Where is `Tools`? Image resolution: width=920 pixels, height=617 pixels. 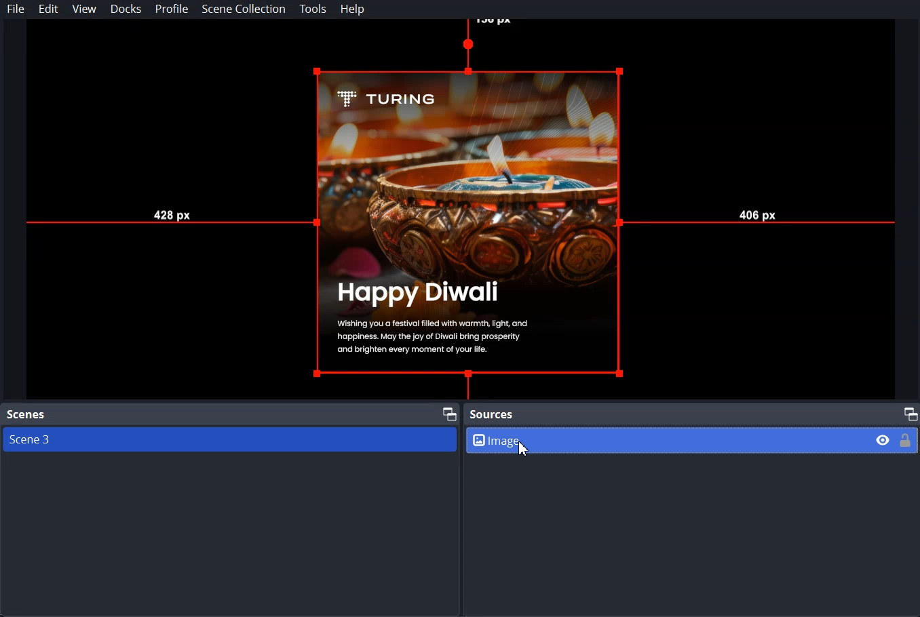
Tools is located at coordinates (313, 9).